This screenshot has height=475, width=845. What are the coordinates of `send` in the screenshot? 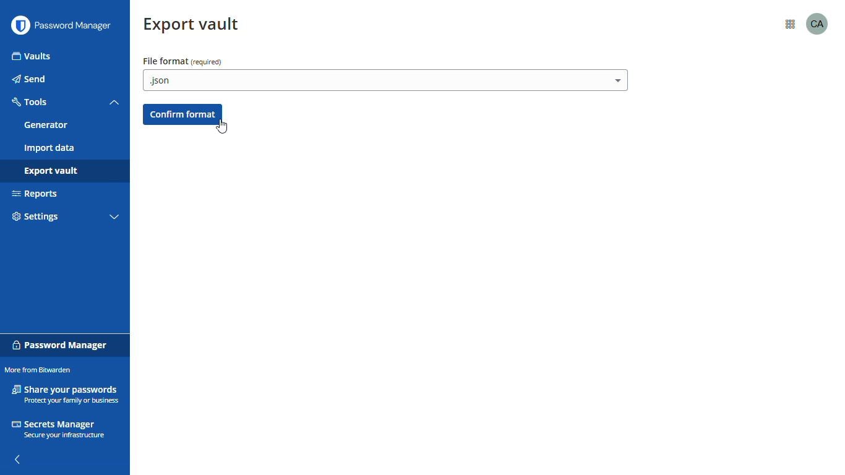 It's located at (29, 79).